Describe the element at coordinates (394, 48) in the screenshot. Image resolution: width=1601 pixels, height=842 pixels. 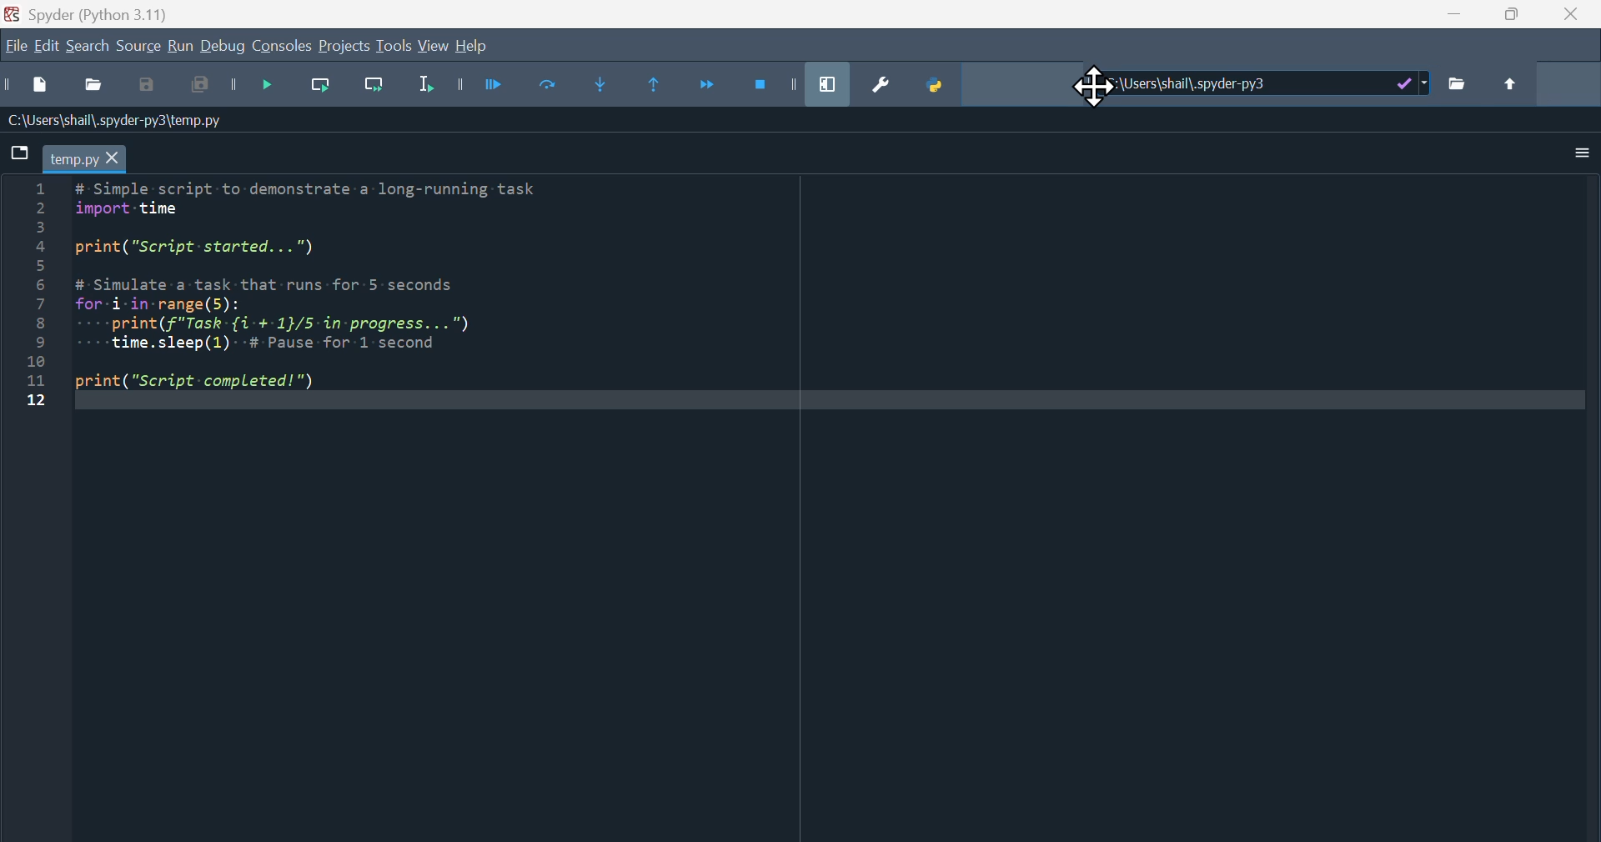
I see `Tools` at that location.